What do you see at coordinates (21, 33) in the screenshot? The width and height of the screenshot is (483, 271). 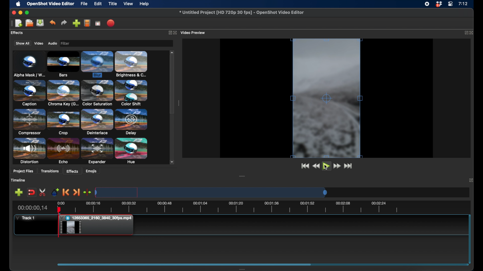 I see `project files` at bounding box center [21, 33].